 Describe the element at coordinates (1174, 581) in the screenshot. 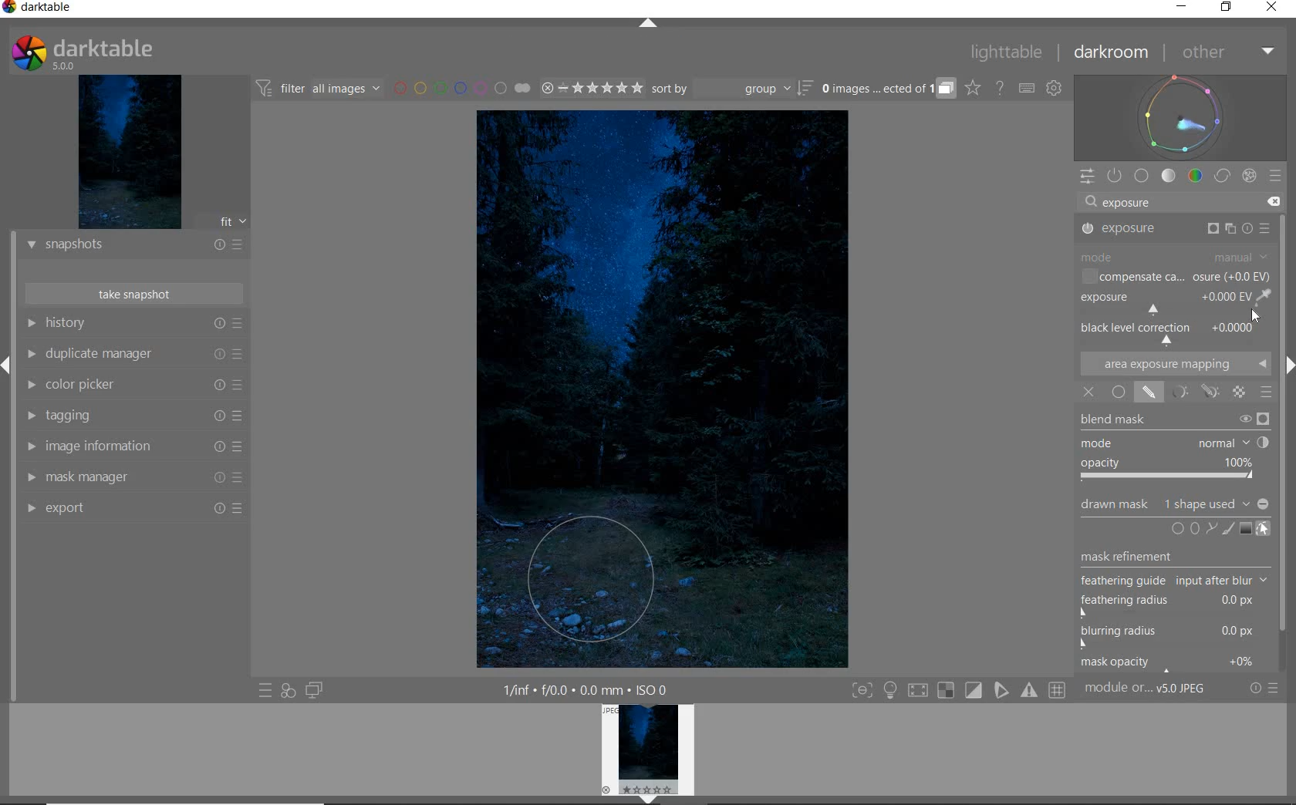

I see `feathering guide input after blur` at that location.